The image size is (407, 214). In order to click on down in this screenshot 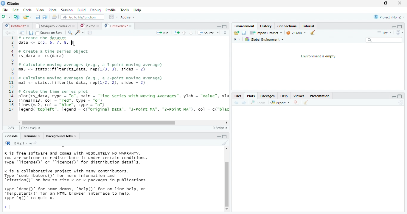, I will do `click(191, 33)`.